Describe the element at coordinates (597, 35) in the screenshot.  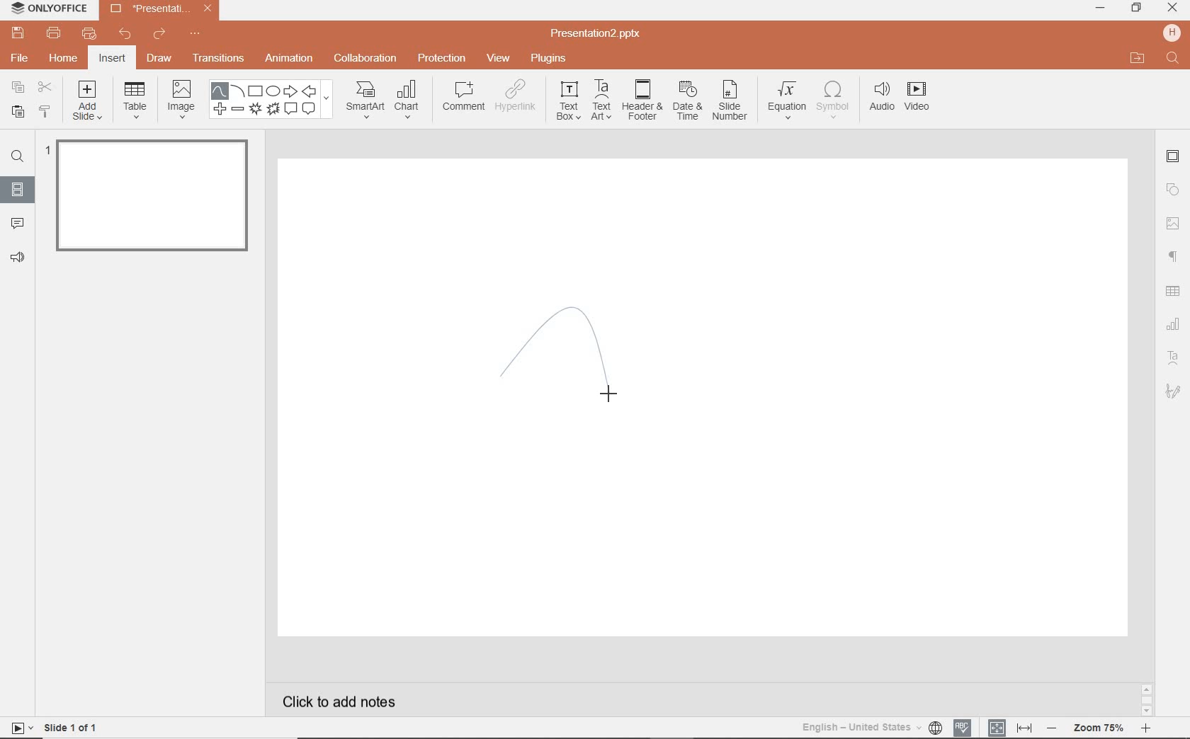
I see `Presentation2.pptx` at that location.